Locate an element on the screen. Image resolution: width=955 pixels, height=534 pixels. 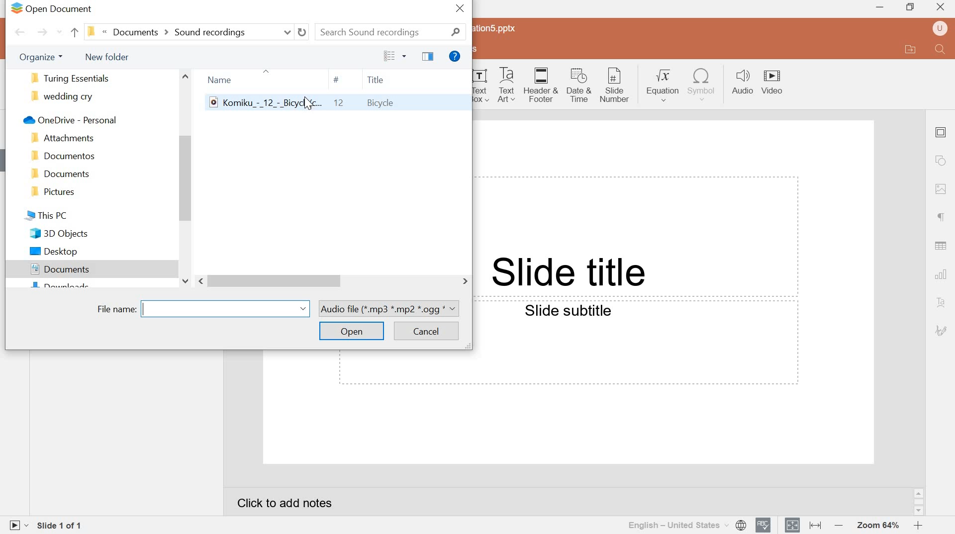
Text Art is located at coordinates (483, 86).